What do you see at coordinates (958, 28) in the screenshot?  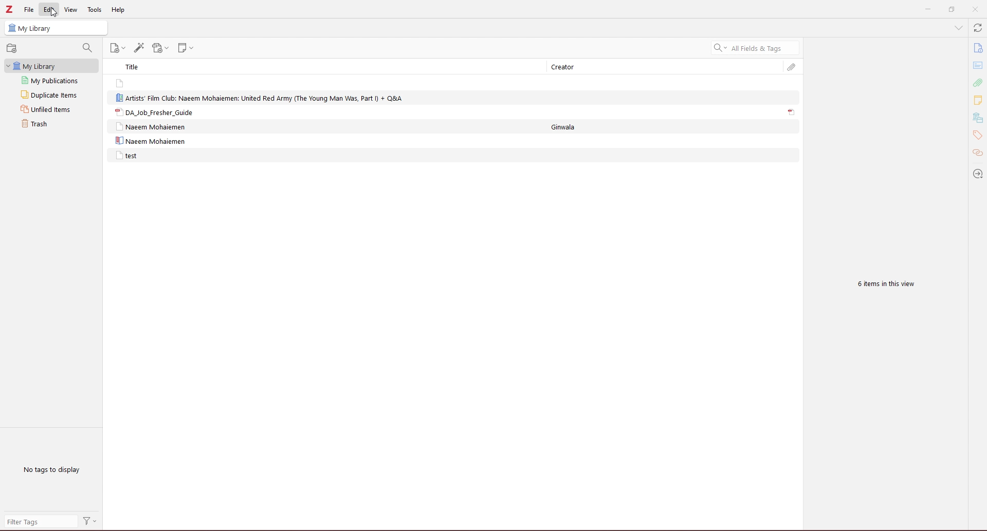 I see `list all items` at bounding box center [958, 28].